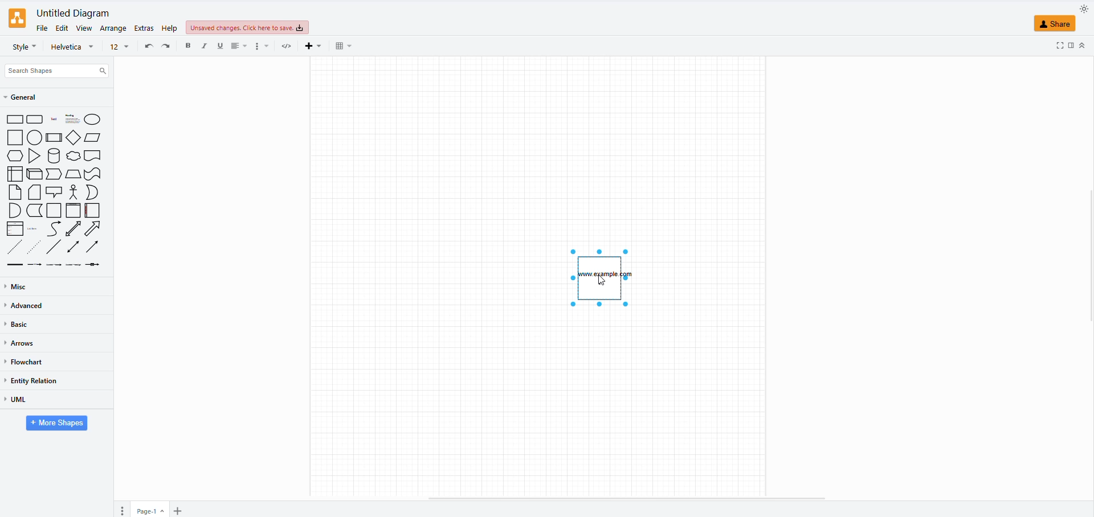 The width and height of the screenshot is (1094, 517). I want to click on logo, so click(17, 18).